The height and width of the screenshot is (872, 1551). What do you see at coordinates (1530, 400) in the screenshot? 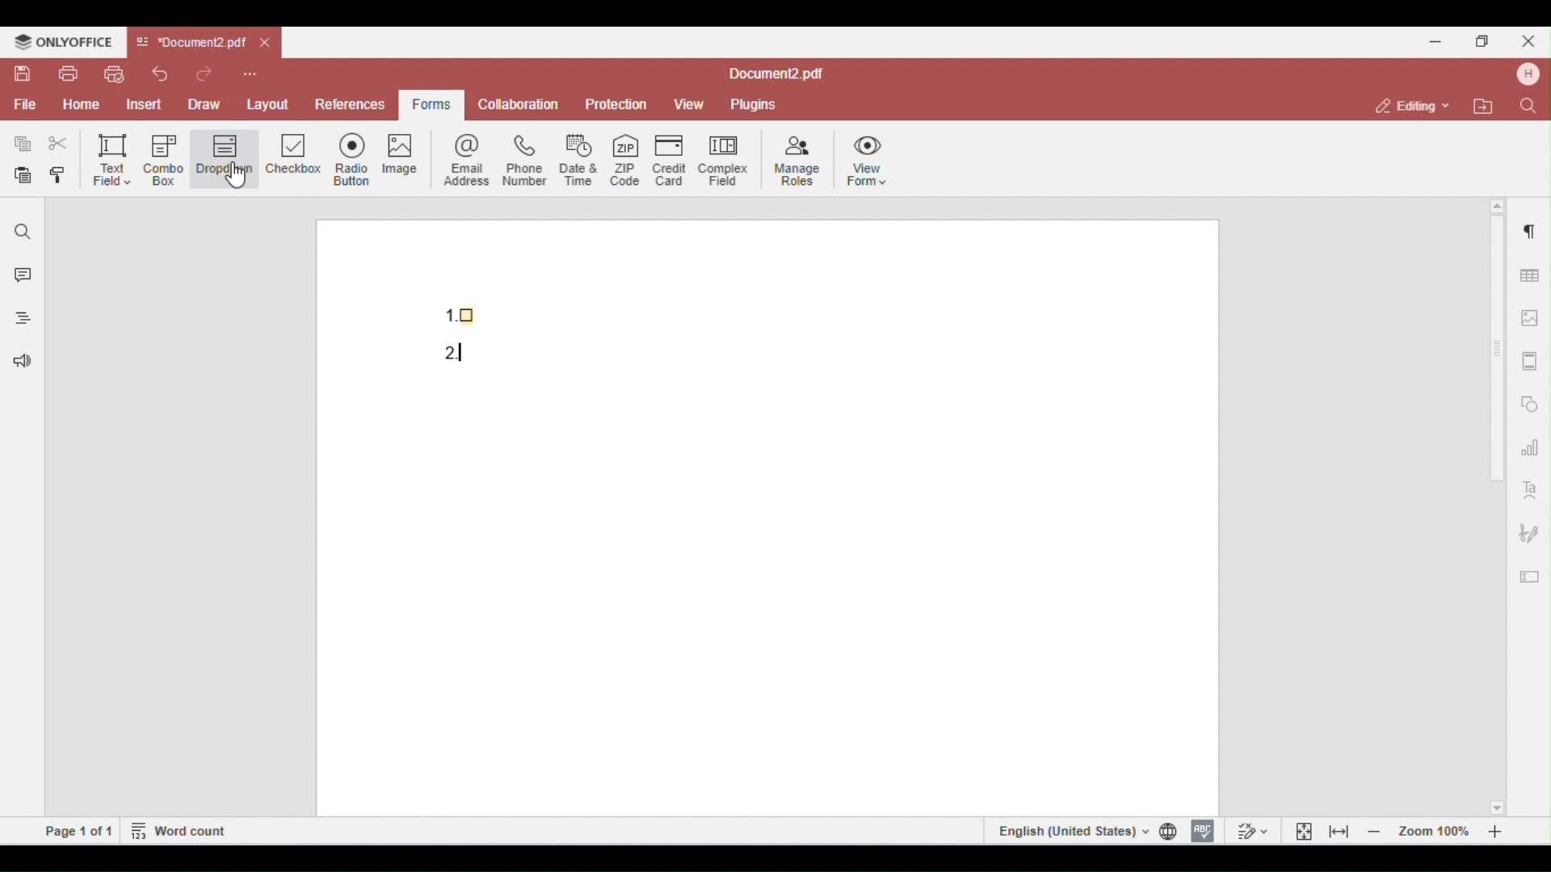
I see `shape settings` at bounding box center [1530, 400].